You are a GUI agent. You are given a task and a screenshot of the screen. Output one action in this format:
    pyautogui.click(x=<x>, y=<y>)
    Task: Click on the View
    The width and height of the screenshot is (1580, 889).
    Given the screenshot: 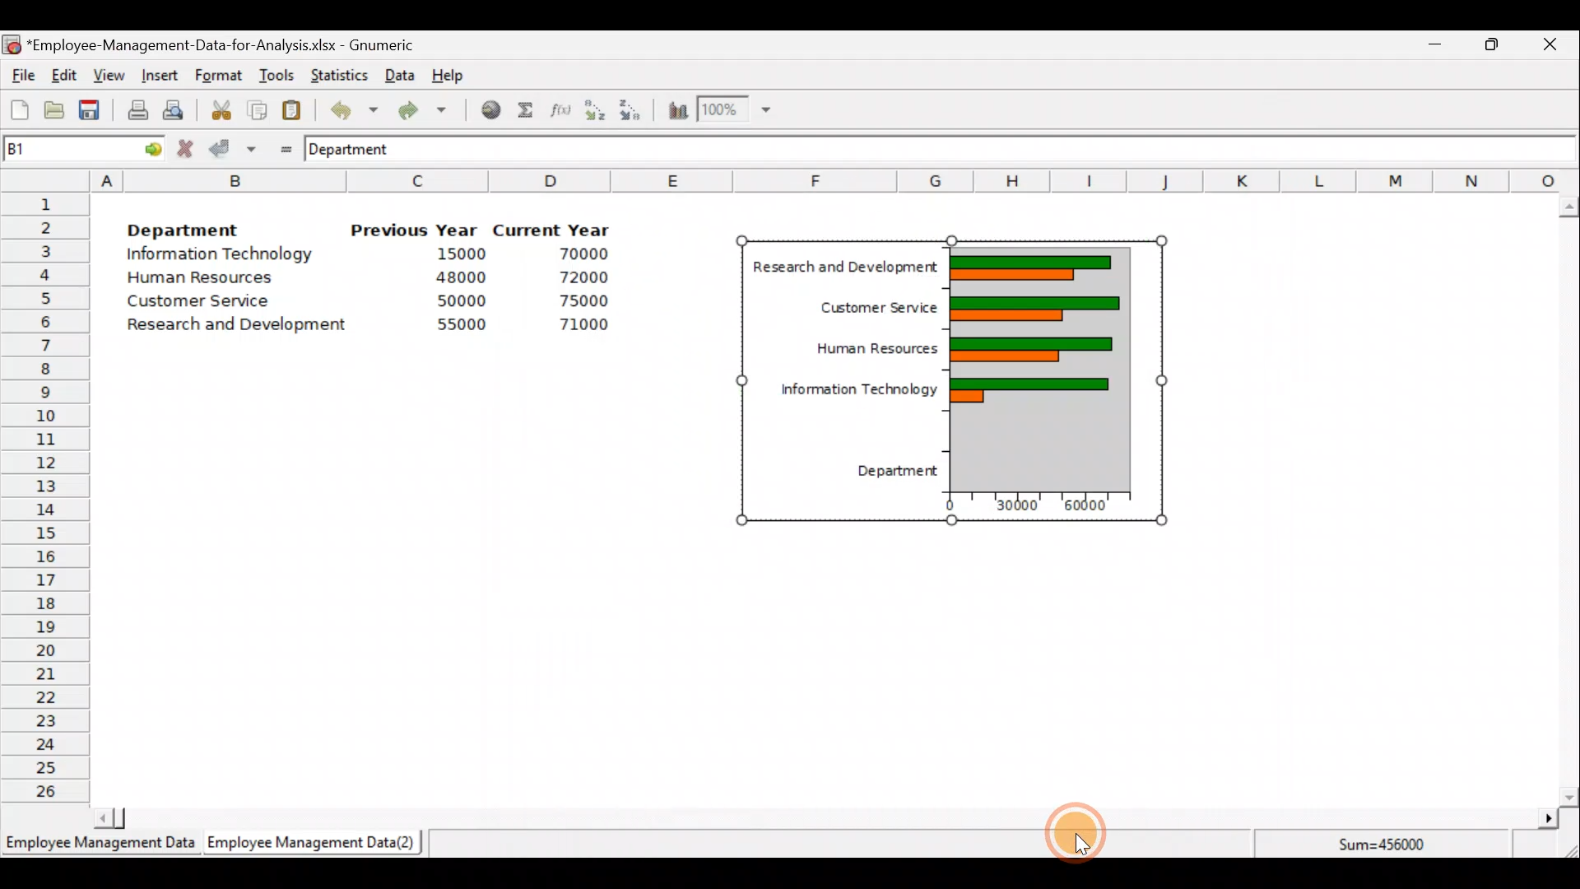 What is the action you would take?
    pyautogui.click(x=107, y=76)
    